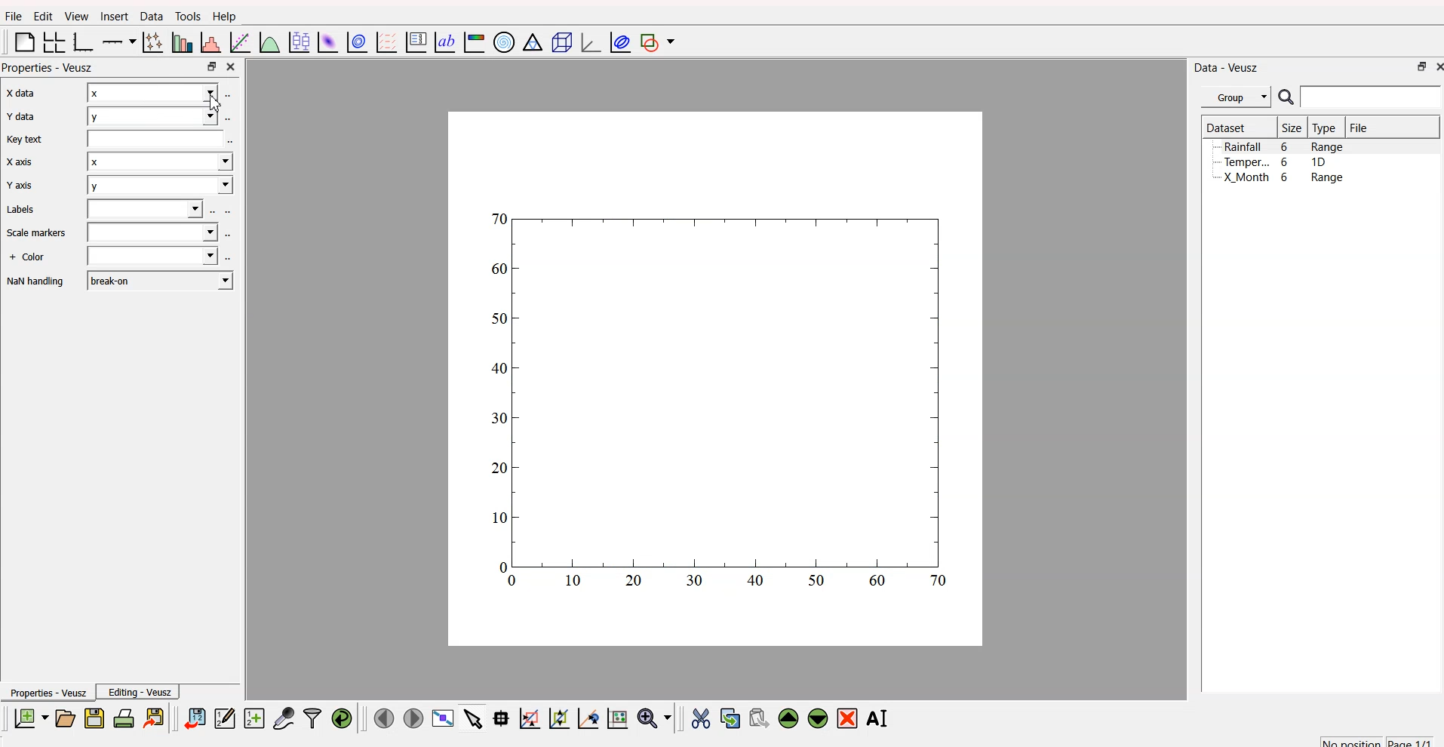 The height and width of the screenshot is (747, 1444). Describe the element at coordinates (155, 279) in the screenshot. I see `break-on` at that location.